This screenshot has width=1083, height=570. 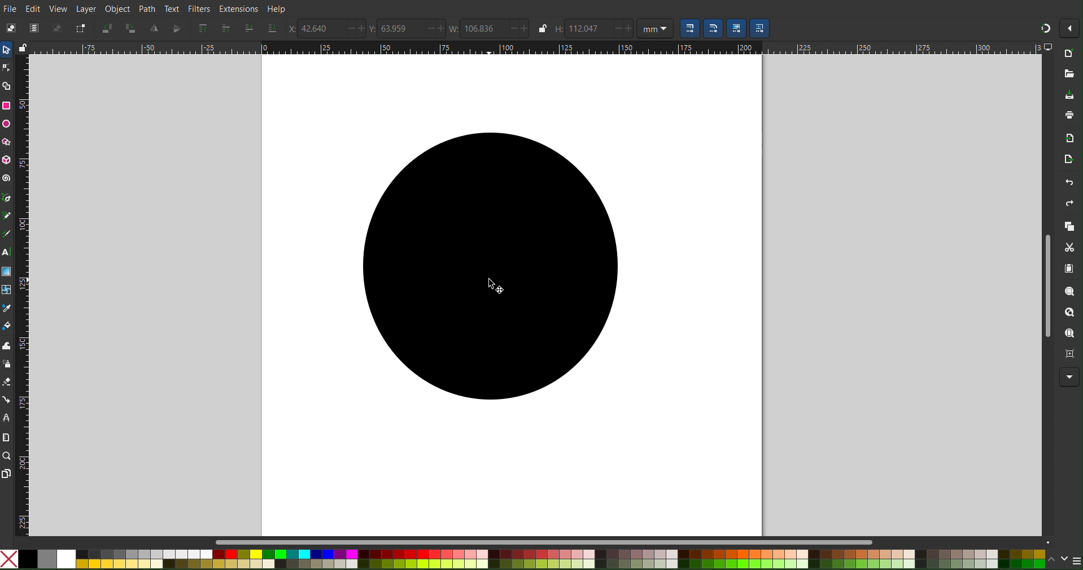 I want to click on Deselect, so click(x=59, y=27).